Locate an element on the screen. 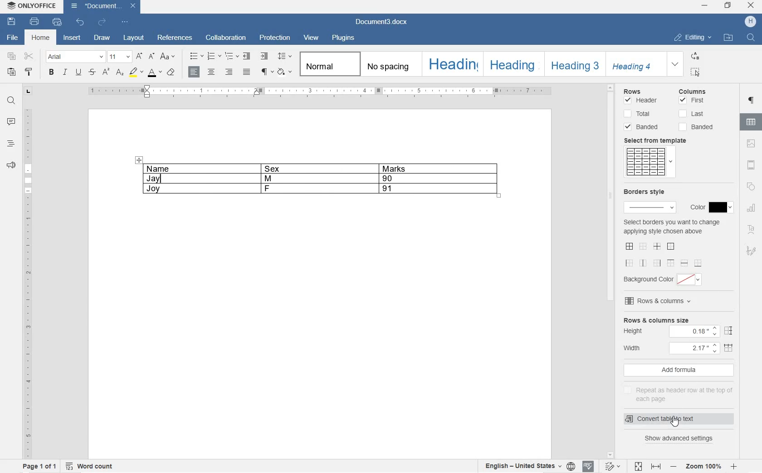 Image resolution: width=762 pixels, height=473 pixels. FEEDBACK & SUPPORT is located at coordinates (10, 164).